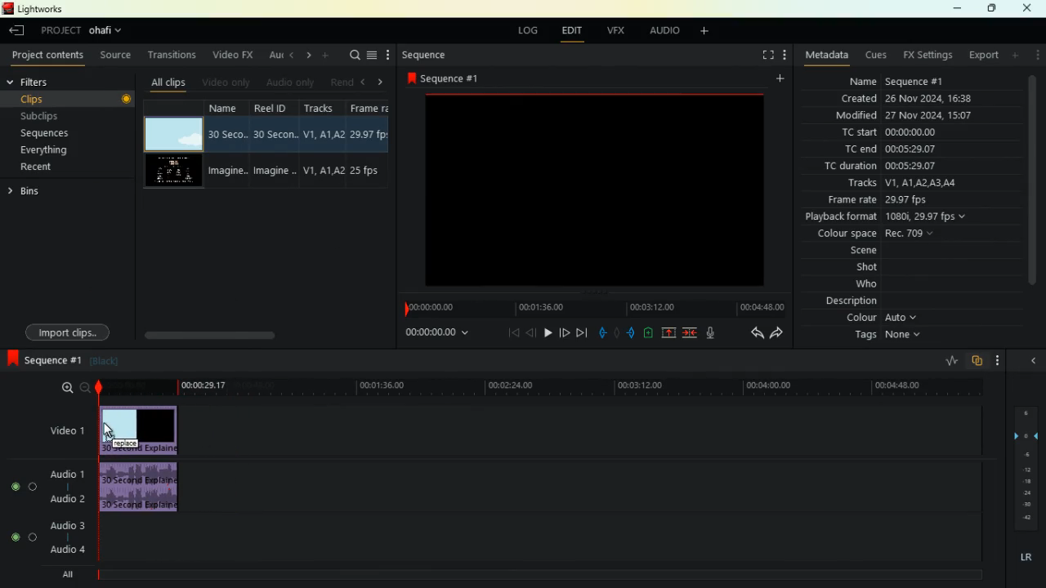 The height and width of the screenshot is (588, 1046). I want to click on tracksd, so click(324, 109).